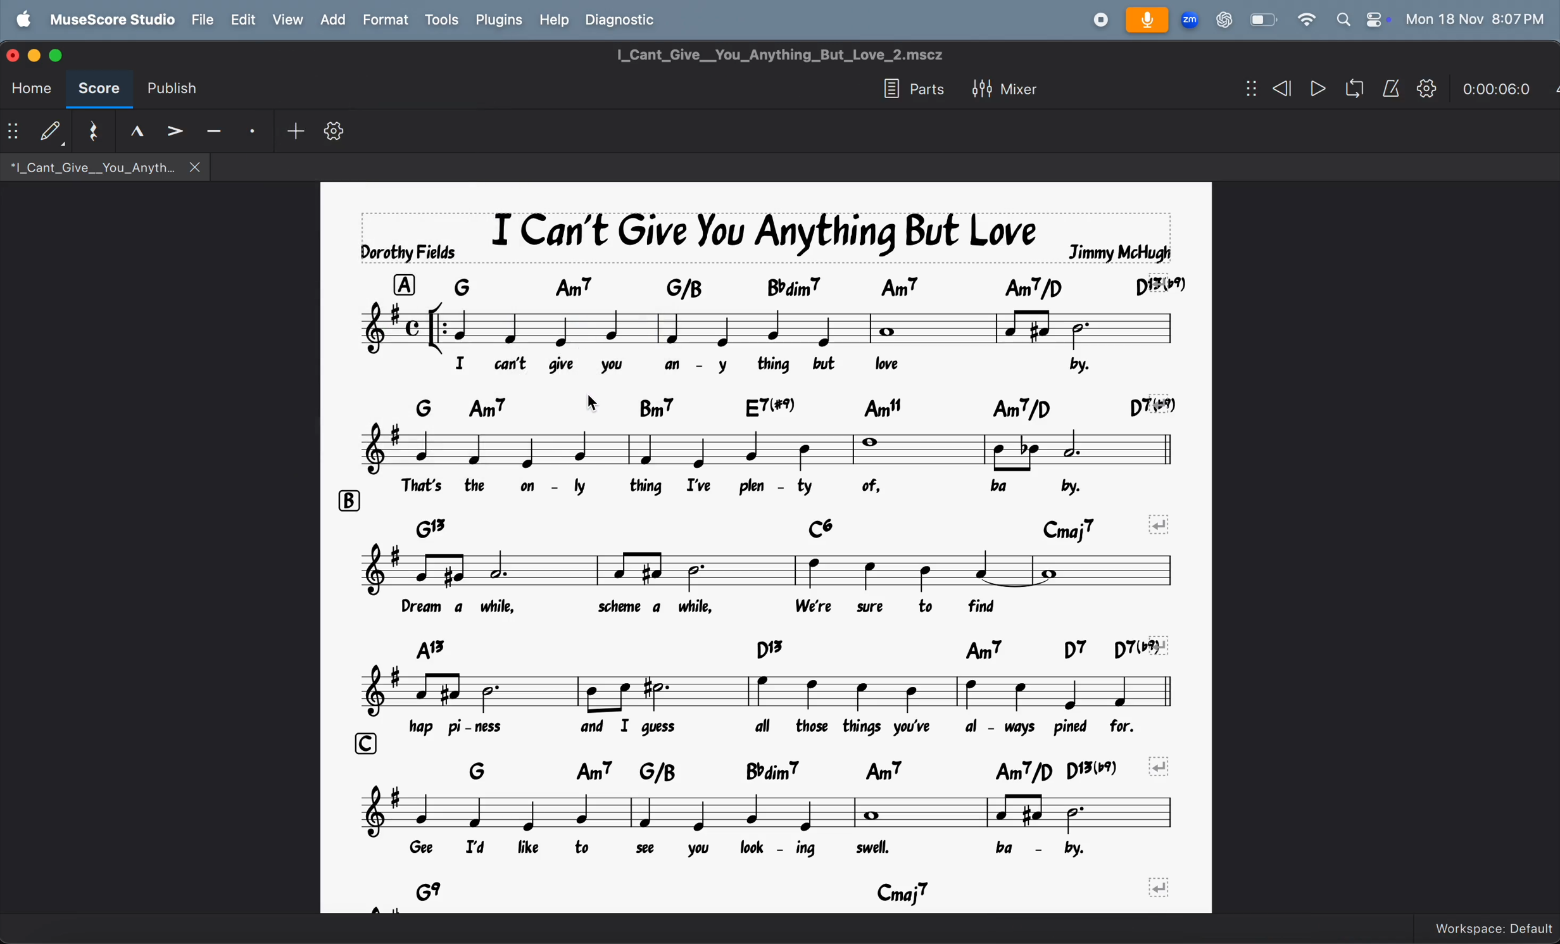  Describe the element at coordinates (386, 20) in the screenshot. I see `format` at that location.